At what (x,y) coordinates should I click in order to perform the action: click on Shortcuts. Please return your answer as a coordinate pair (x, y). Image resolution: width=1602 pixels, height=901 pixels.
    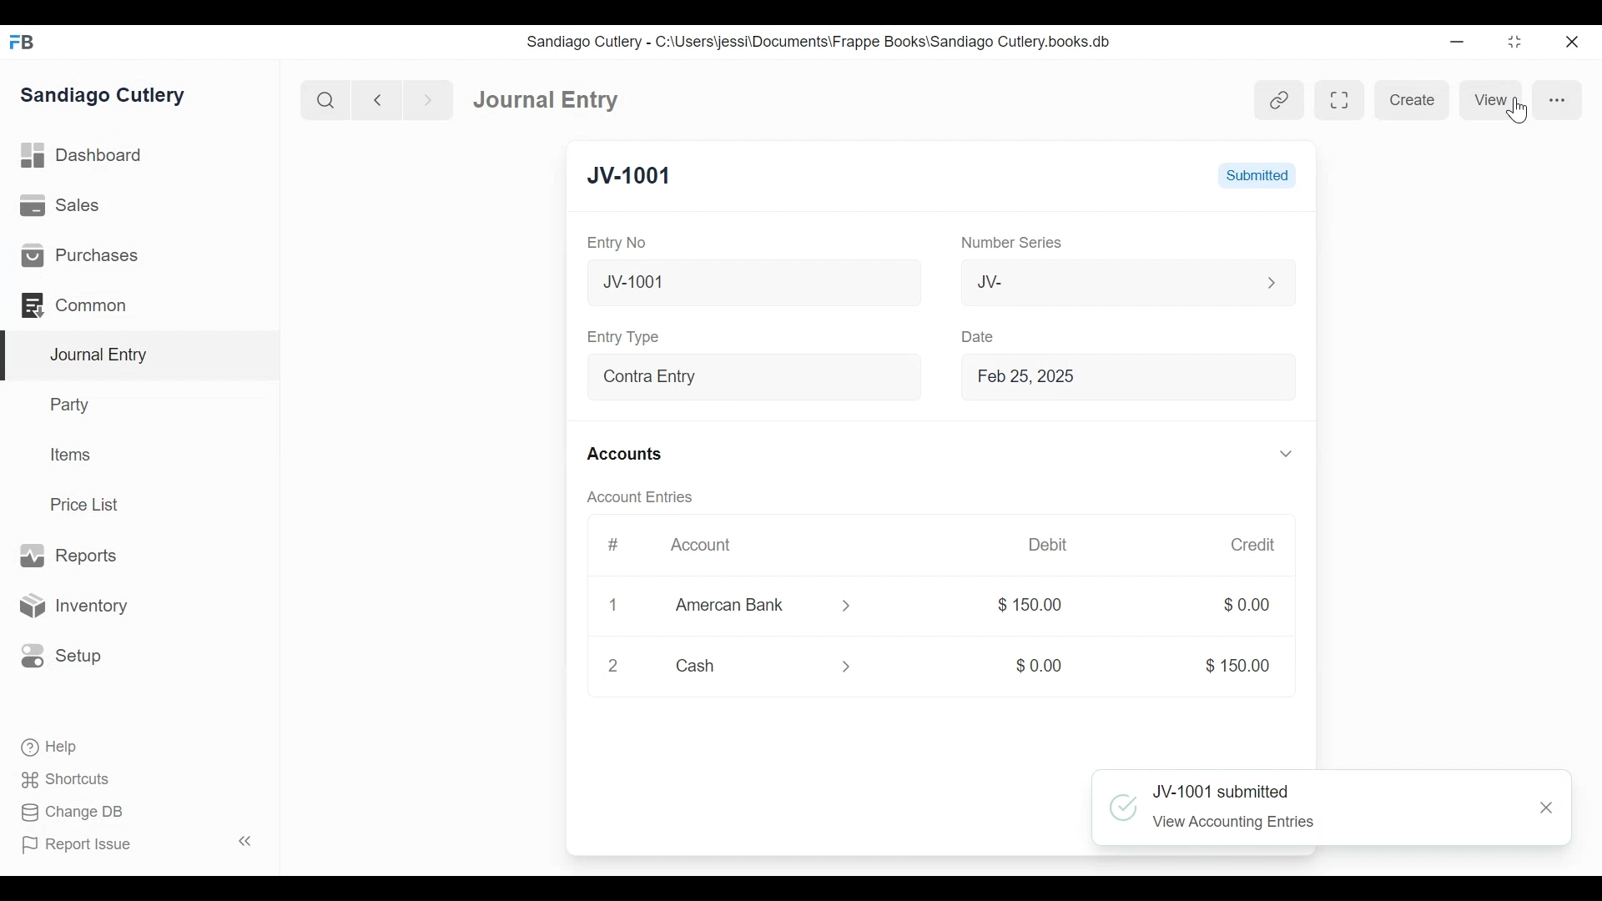
    Looking at the image, I should click on (70, 779).